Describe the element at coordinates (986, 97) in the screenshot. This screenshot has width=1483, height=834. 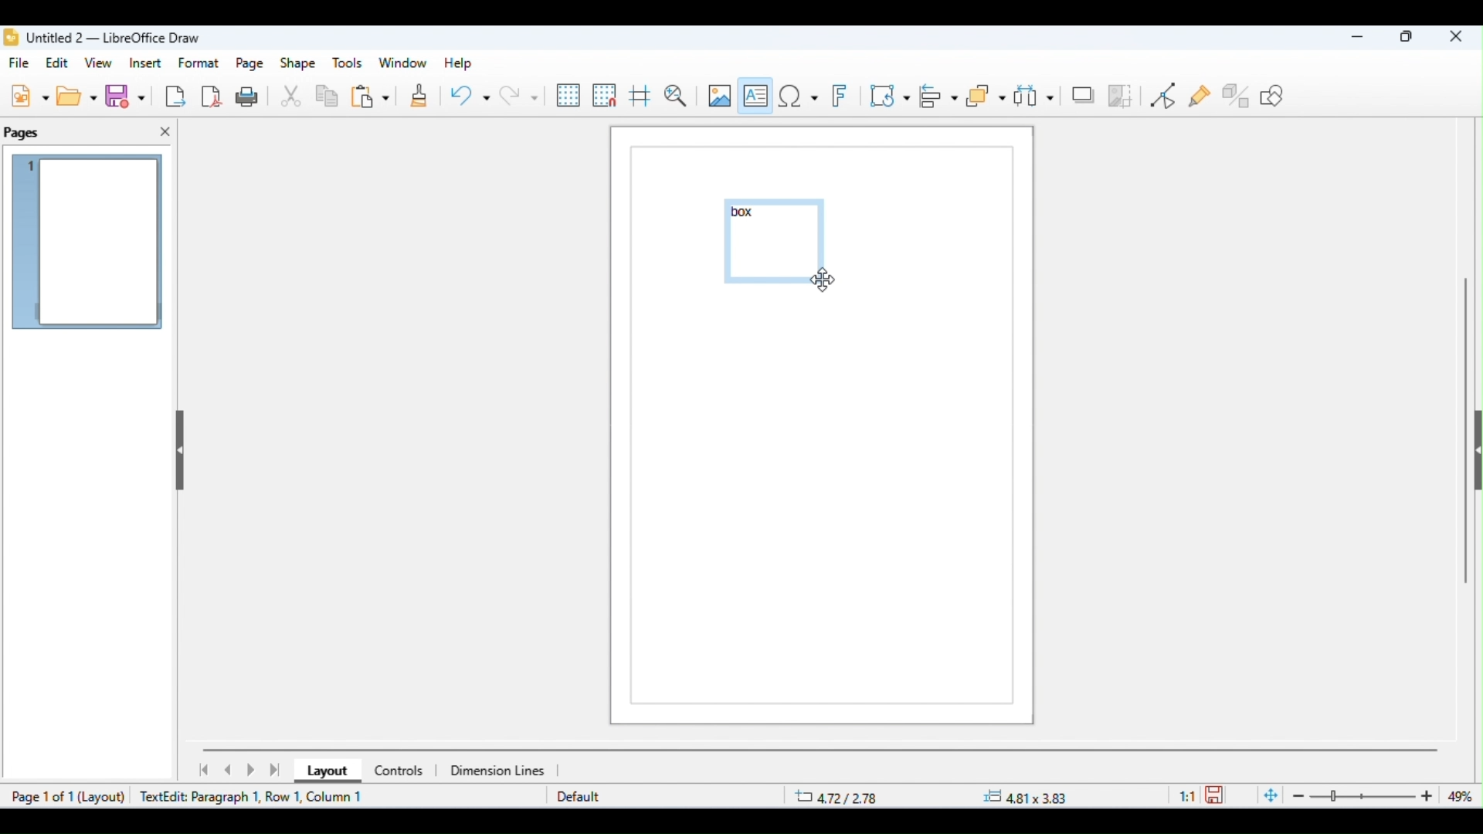
I see `arrange` at that location.